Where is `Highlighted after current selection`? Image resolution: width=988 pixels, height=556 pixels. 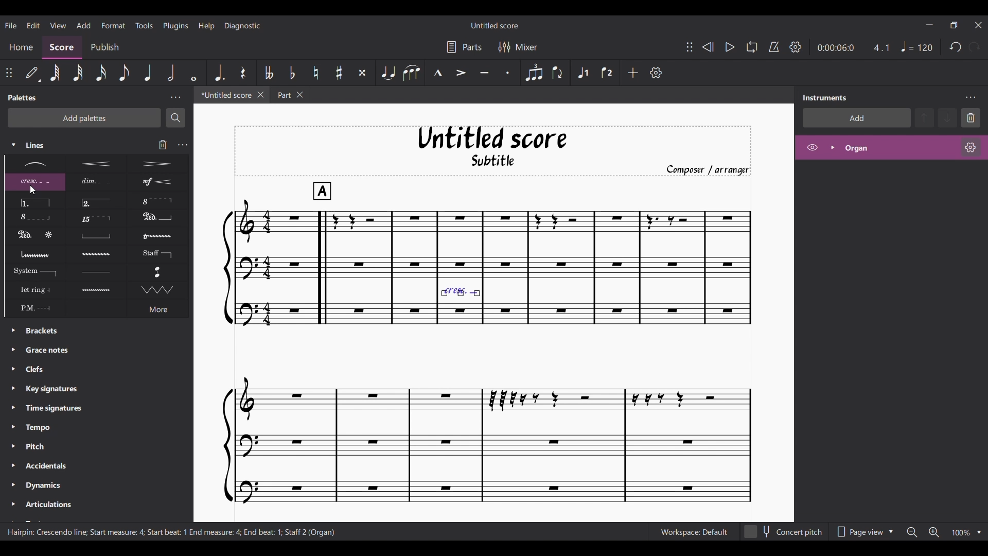 Highlighted after current selection is located at coordinates (584, 73).